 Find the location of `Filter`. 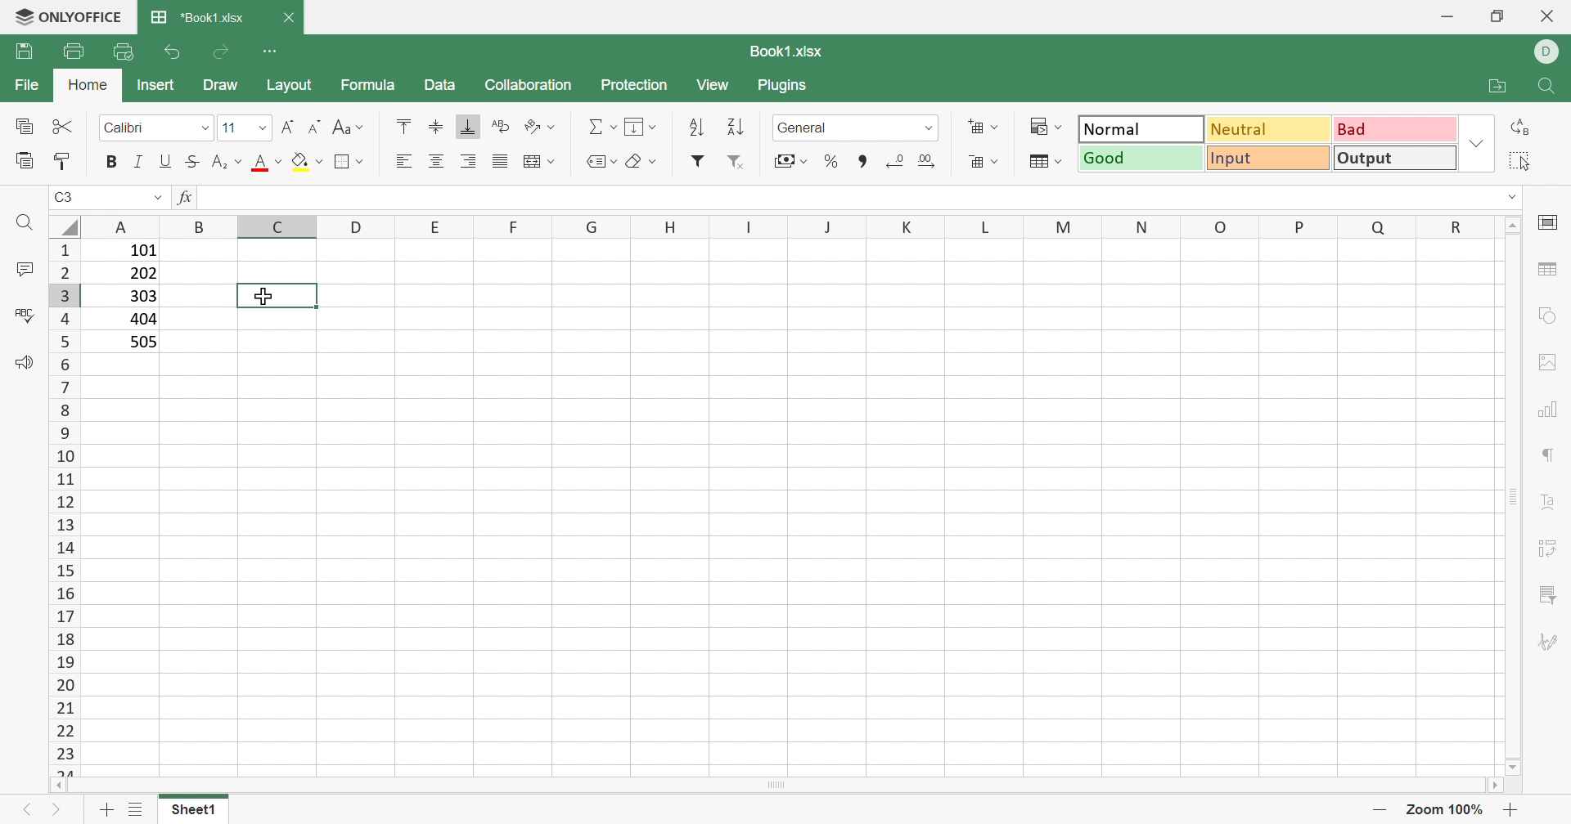

Filter is located at coordinates (699, 163).